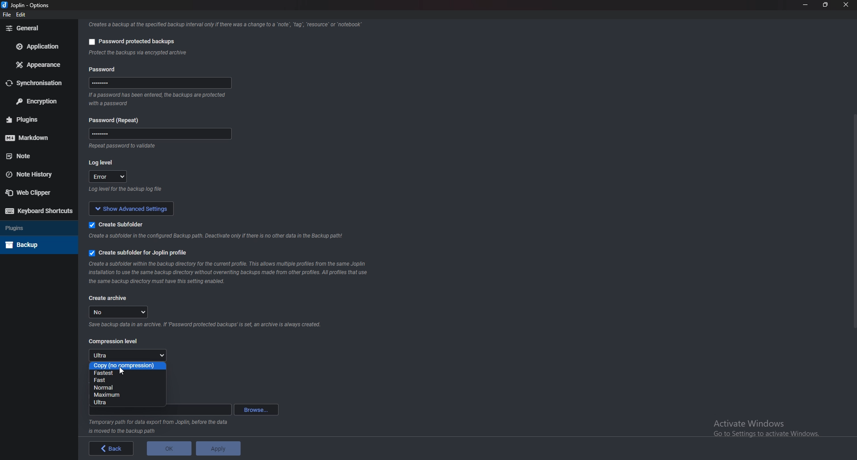 The height and width of the screenshot is (460, 857). I want to click on password, so click(162, 83).